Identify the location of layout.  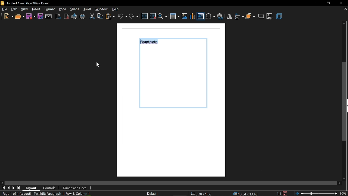
(31, 188).